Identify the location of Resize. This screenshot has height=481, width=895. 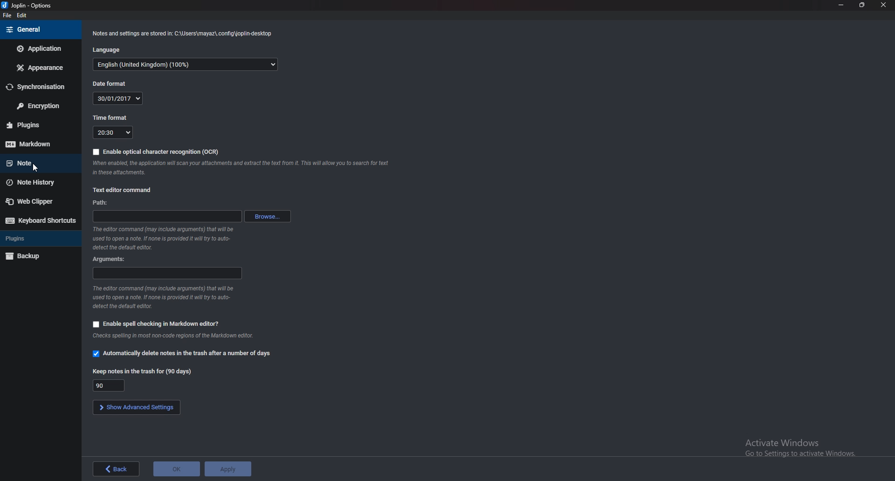
(862, 5).